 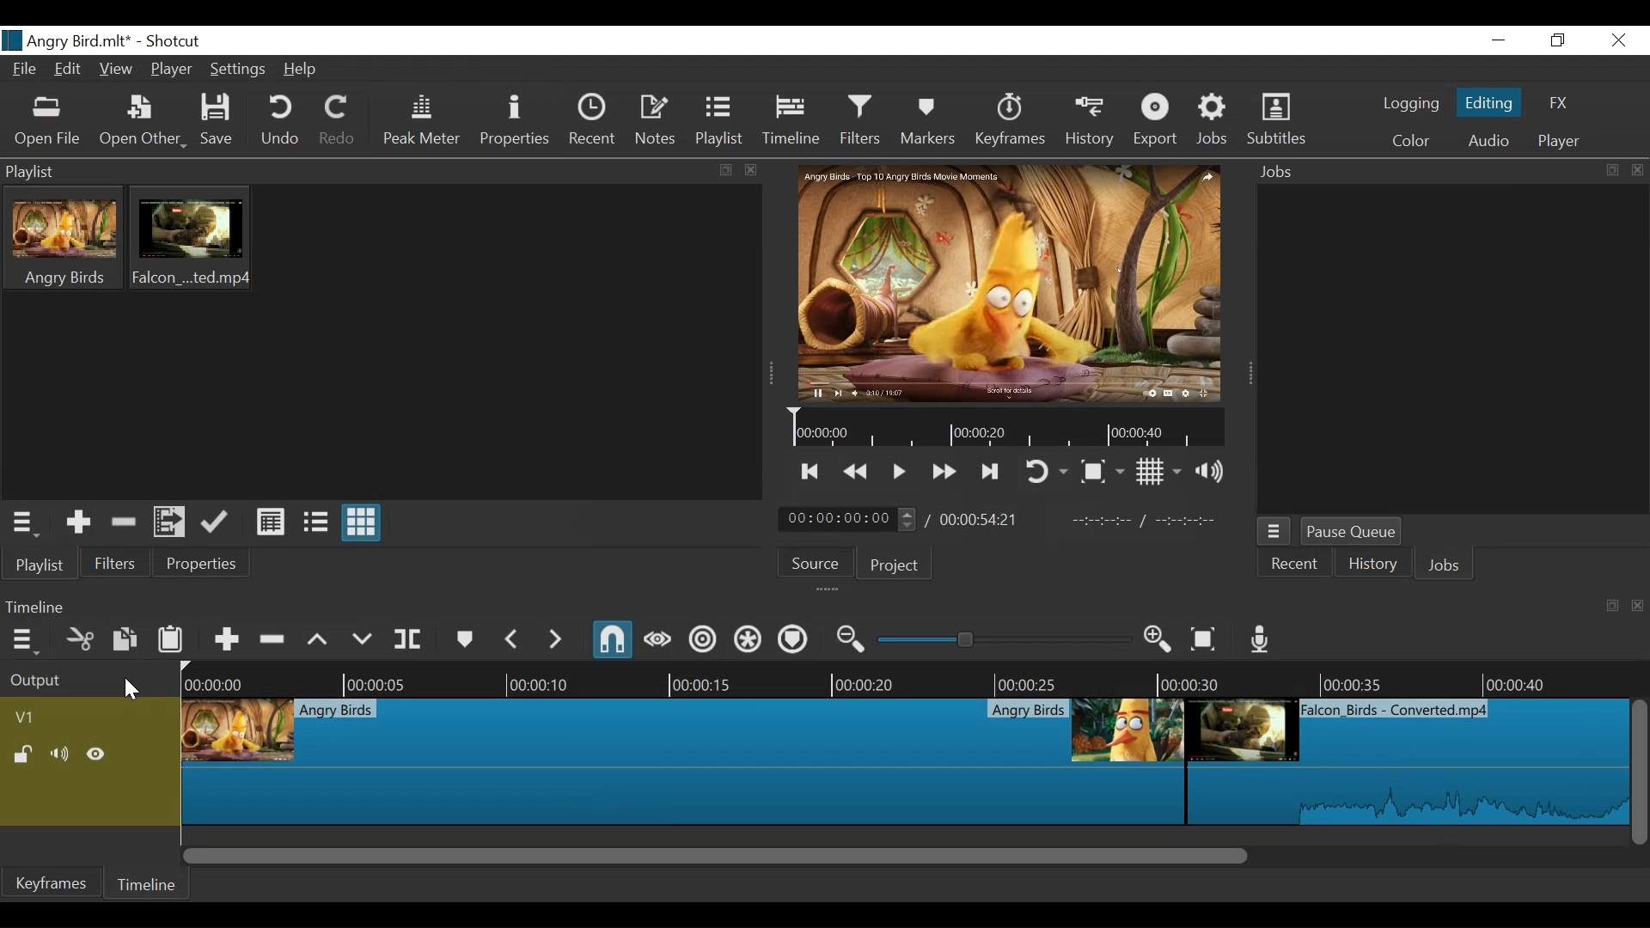 I want to click on View as files, so click(x=314, y=522).